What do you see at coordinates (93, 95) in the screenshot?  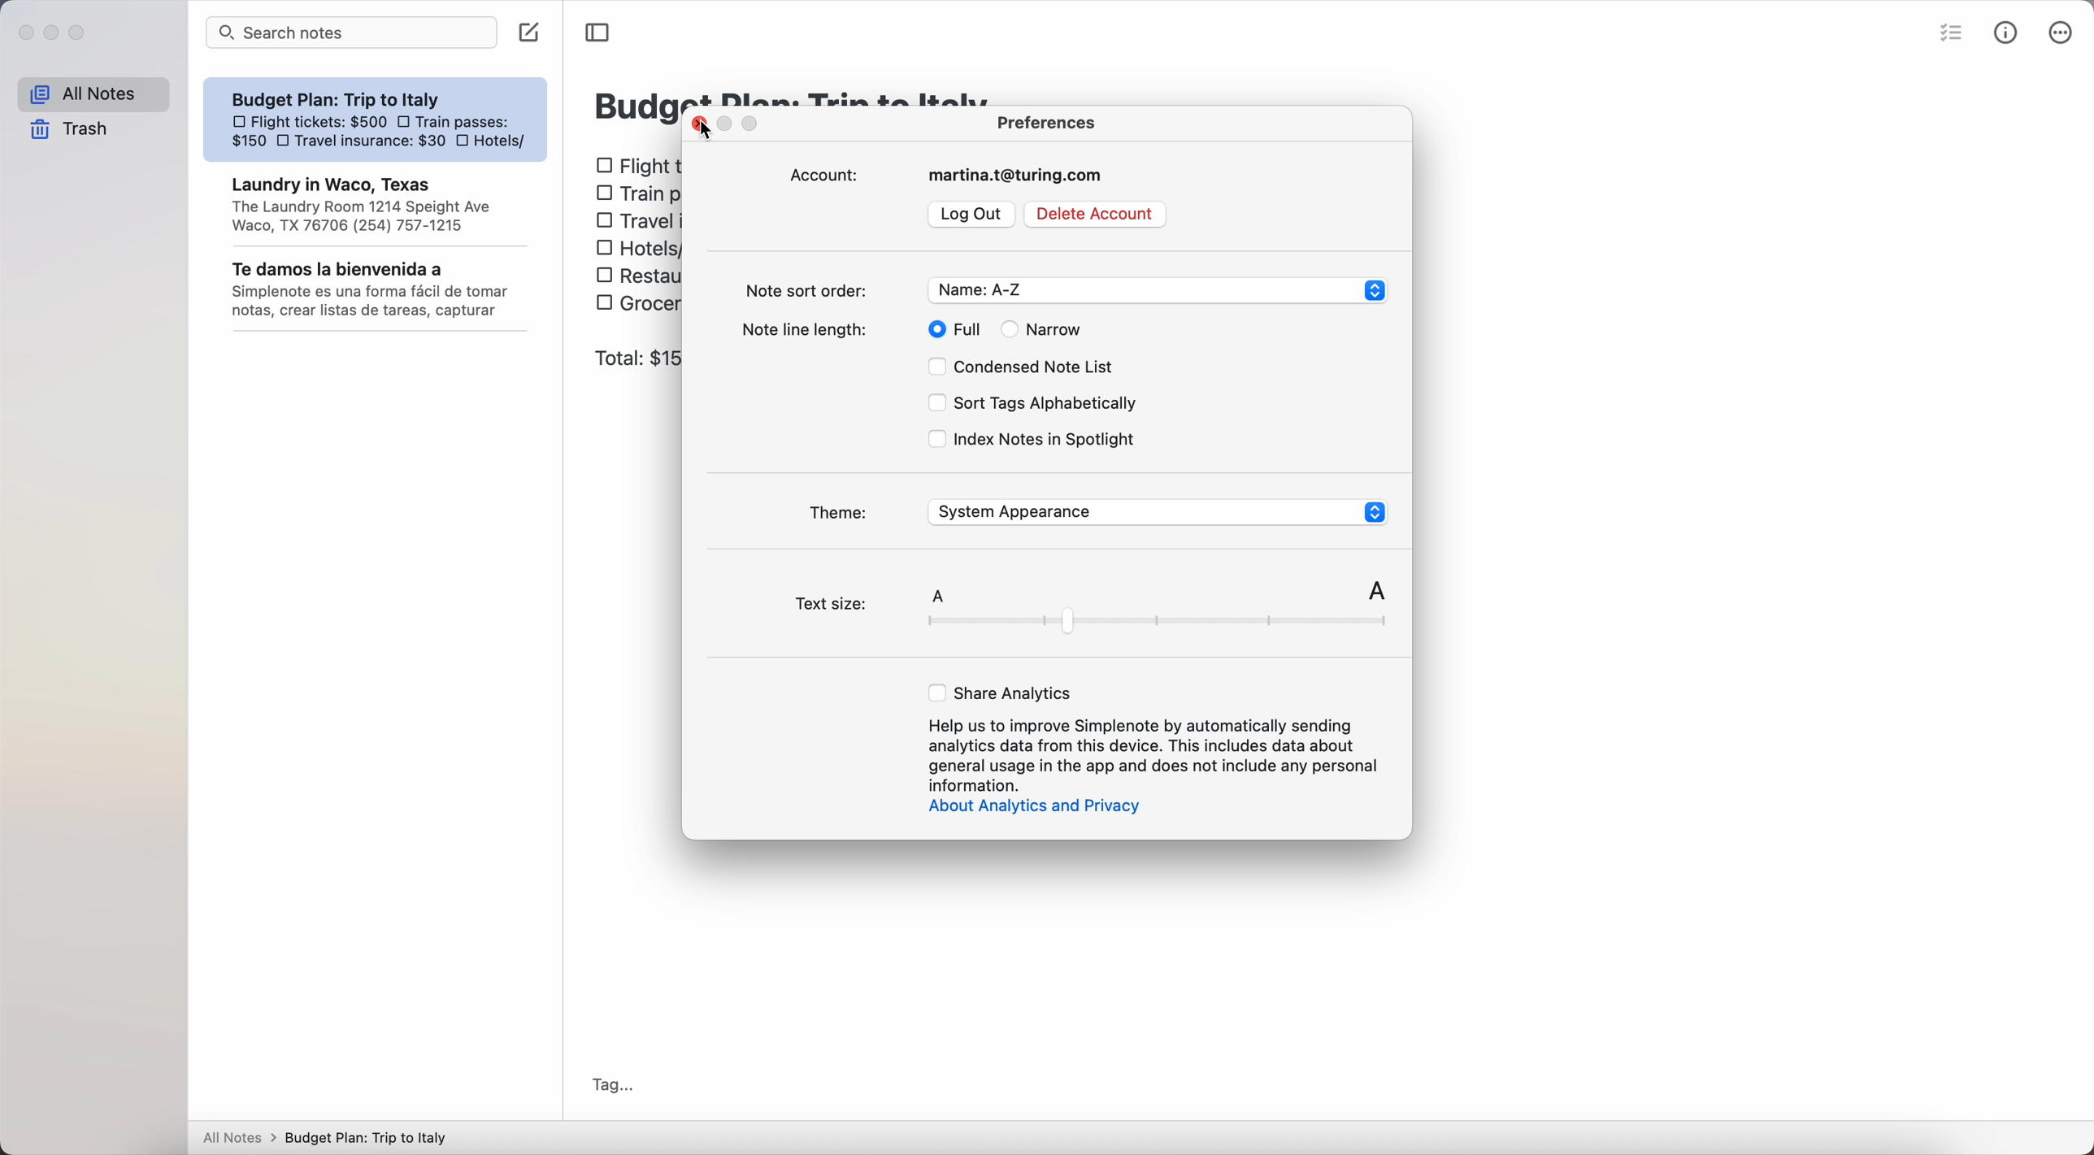 I see `All notes` at bounding box center [93, 95].